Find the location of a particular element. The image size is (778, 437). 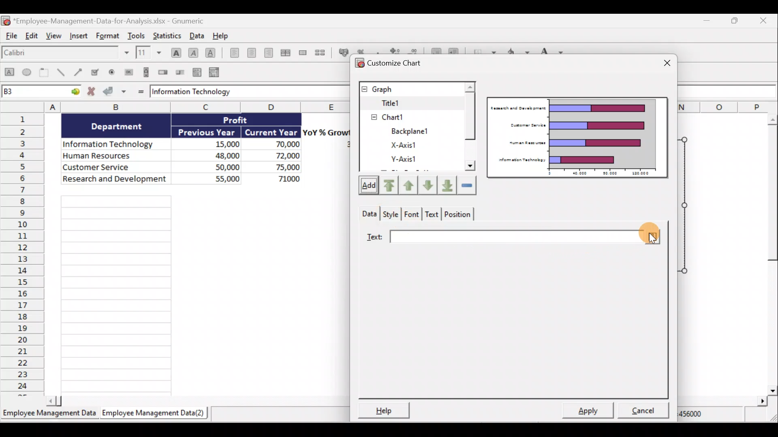

Create an ellipse object is located at coordinates (28, 73).